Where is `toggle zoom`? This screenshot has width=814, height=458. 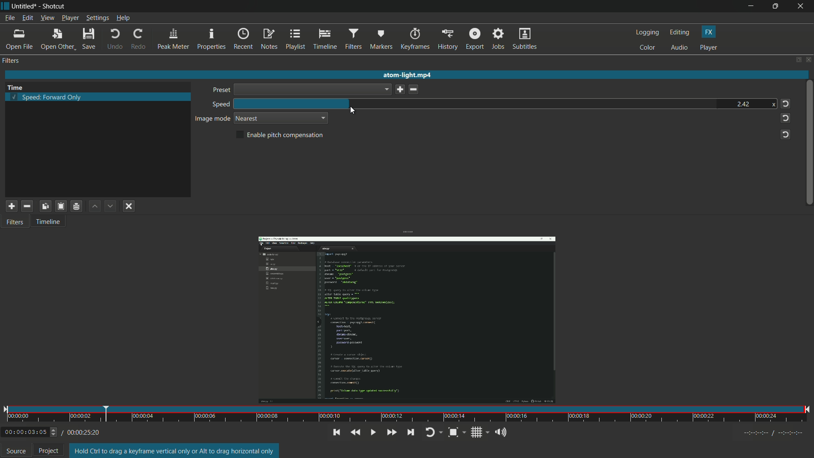
toggle zoom is located at coordinates (455, 432).